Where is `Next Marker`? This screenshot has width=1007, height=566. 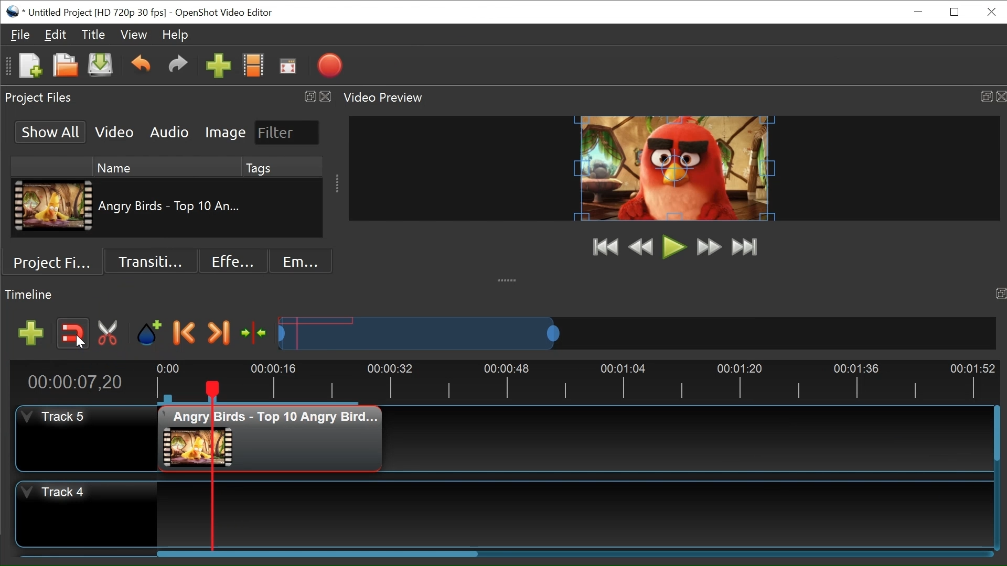
Next Marker is located at coordinates (219, 333).